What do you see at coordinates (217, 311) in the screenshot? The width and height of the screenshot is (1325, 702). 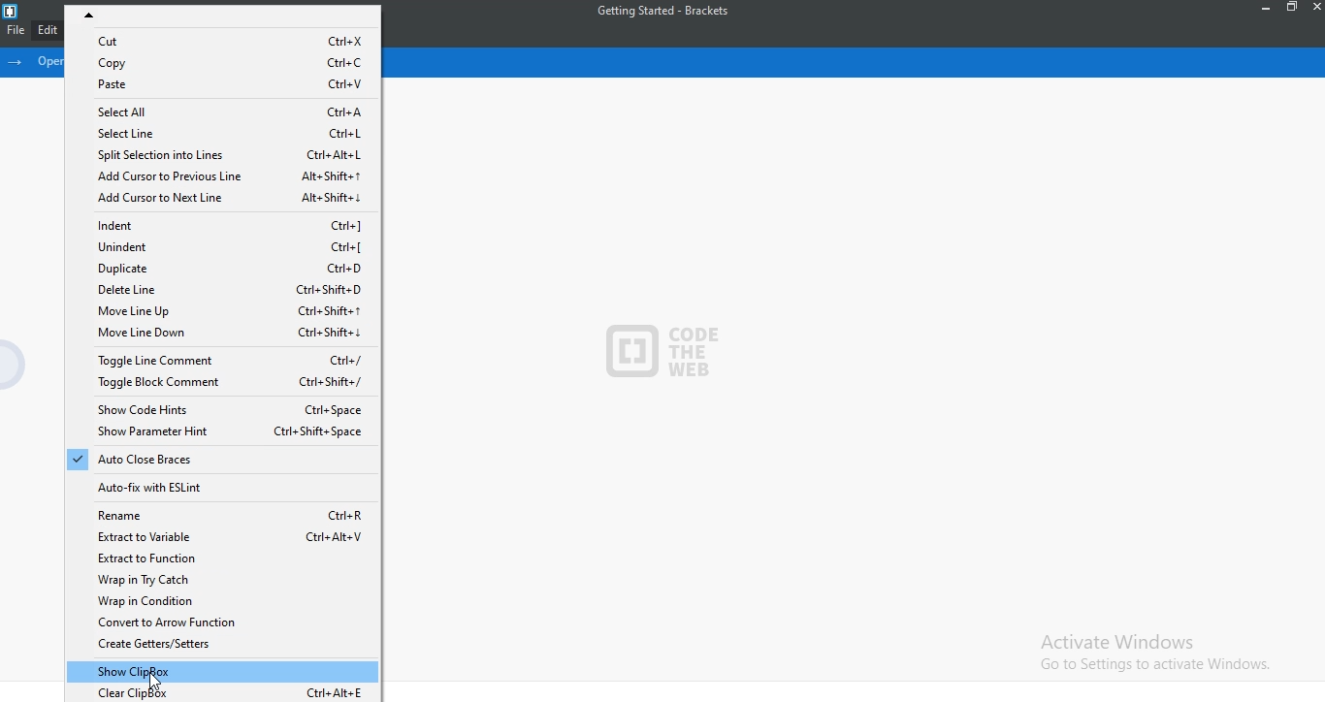 I see `Move Lines Up` at bounding box center [217, 311].